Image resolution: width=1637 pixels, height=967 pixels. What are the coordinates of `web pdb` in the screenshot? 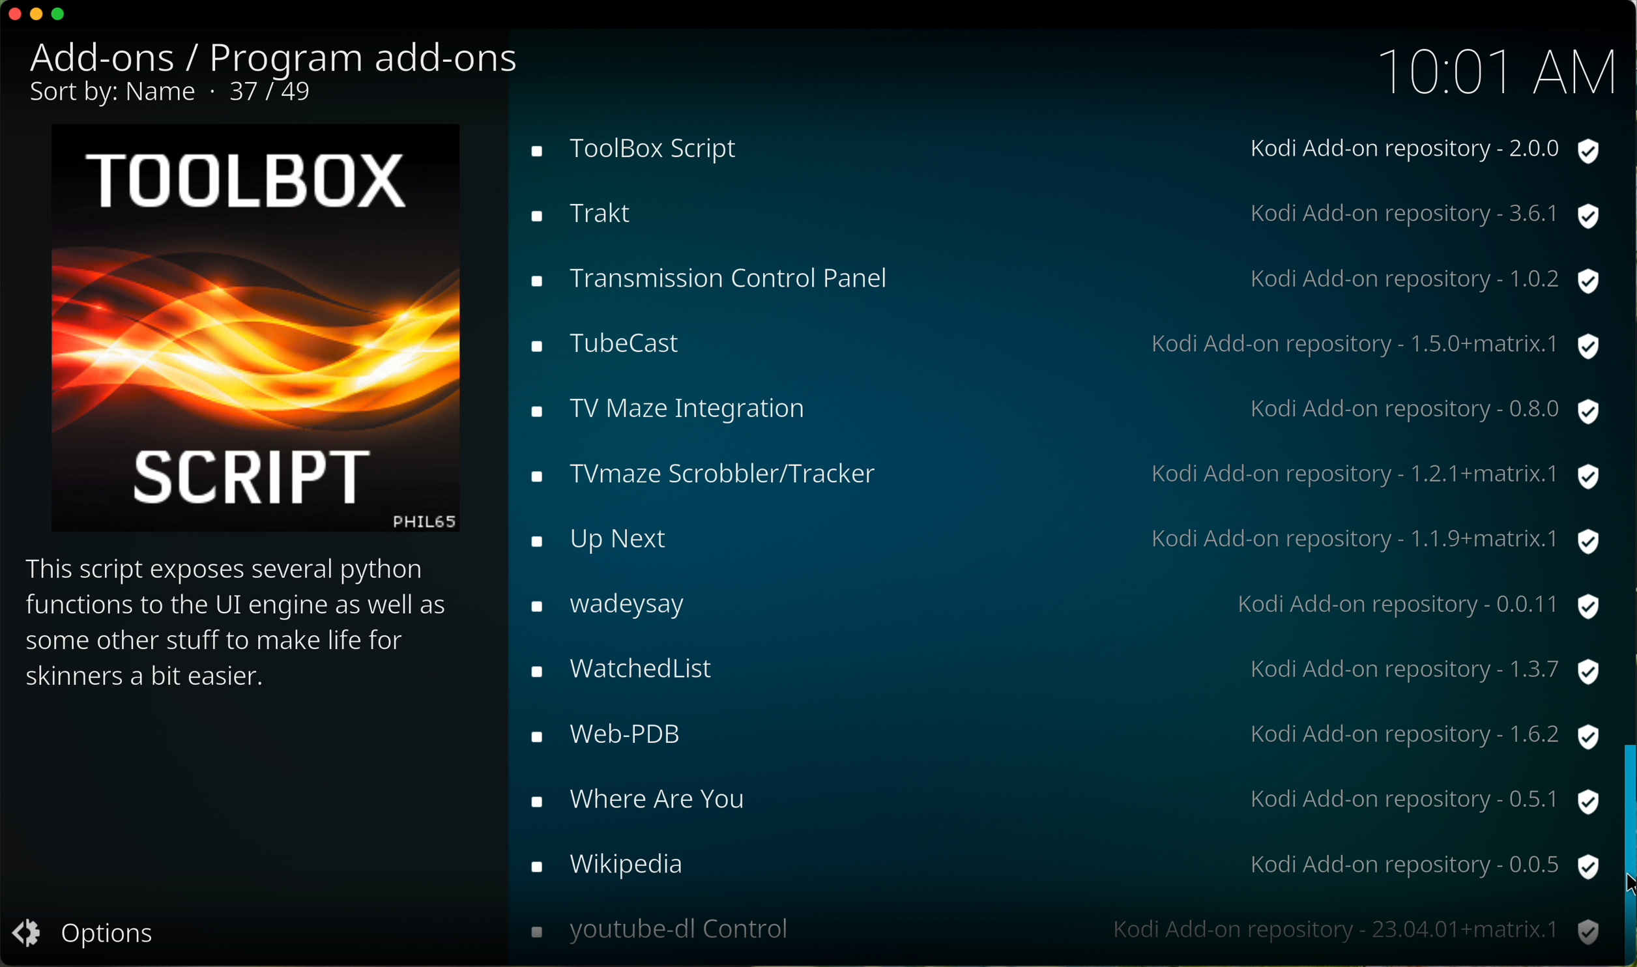 It's located at (1057, 731).